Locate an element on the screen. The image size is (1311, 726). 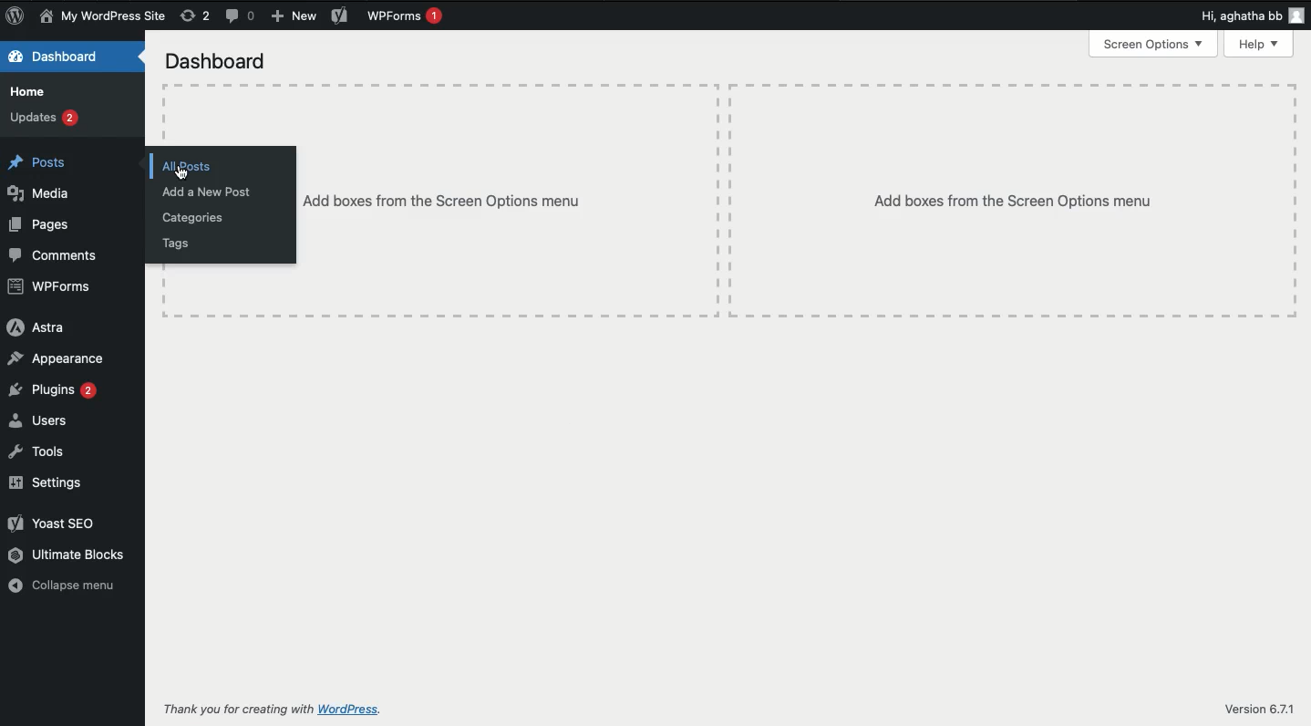
Settings is located at coordinates (45, 483).